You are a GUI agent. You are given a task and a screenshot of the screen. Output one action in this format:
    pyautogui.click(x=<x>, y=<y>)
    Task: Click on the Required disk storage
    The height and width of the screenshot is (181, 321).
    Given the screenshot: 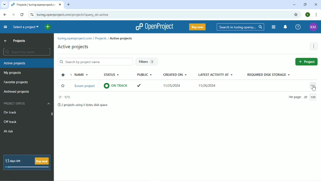 What is the action you would take?
    pyautogui.click(x=268, y=75)
    